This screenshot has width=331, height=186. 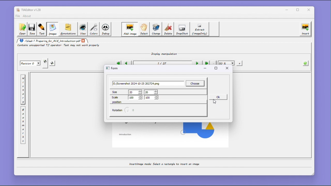 I want to click on First page, so click(x=118, y=63).